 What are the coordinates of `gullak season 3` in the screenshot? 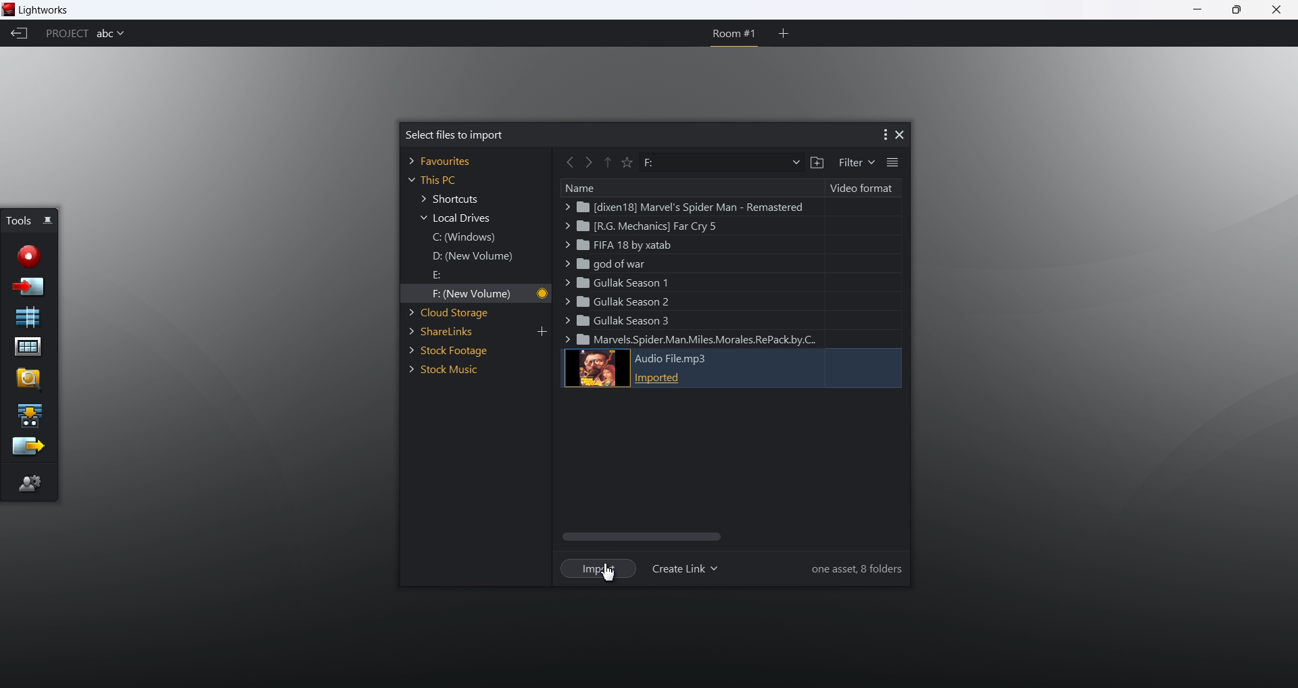 It's located at (615, 322).